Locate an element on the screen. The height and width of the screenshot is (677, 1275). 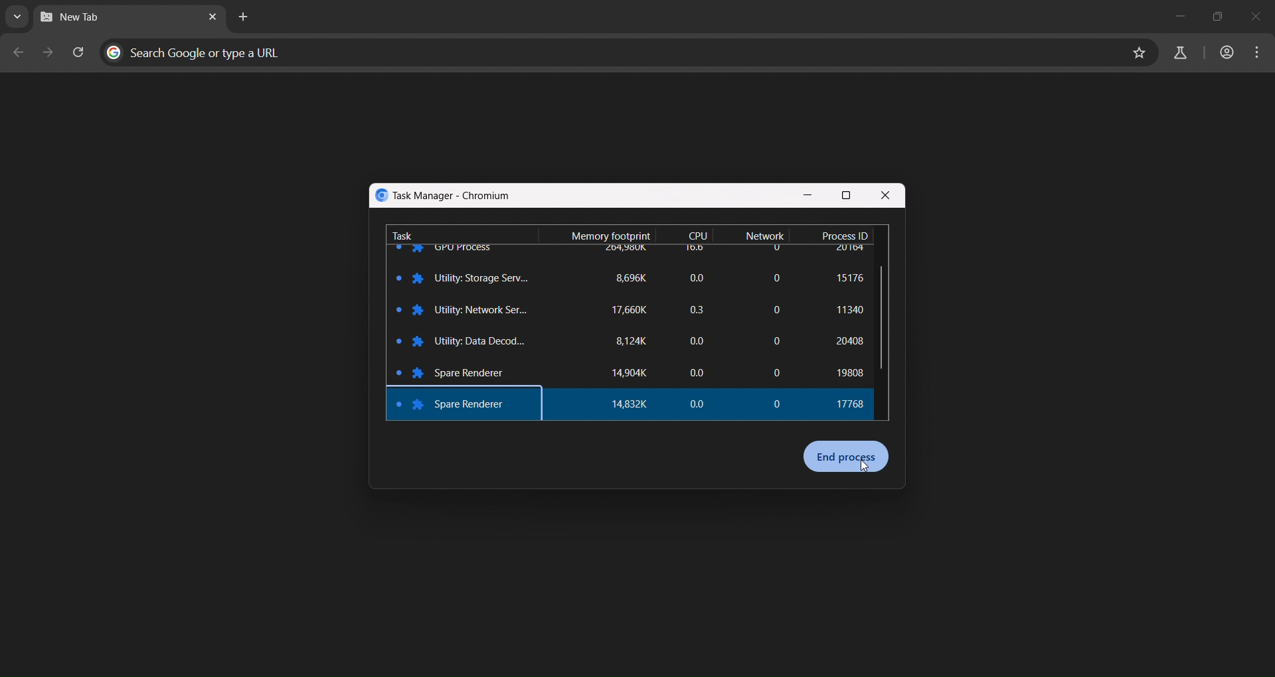
task manager  is located at coordinates (445, 195).